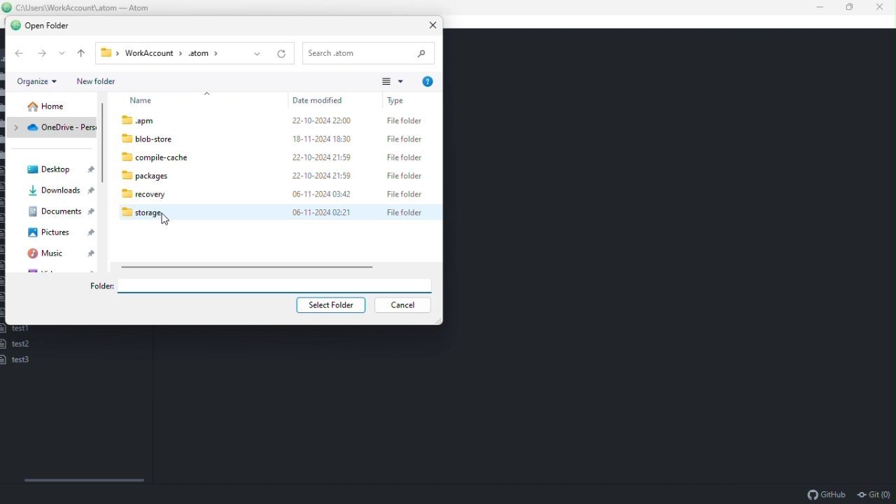 Image resolution: width=896 pixels, height=504 pixels. I want to click on Type, so click(410, 100).